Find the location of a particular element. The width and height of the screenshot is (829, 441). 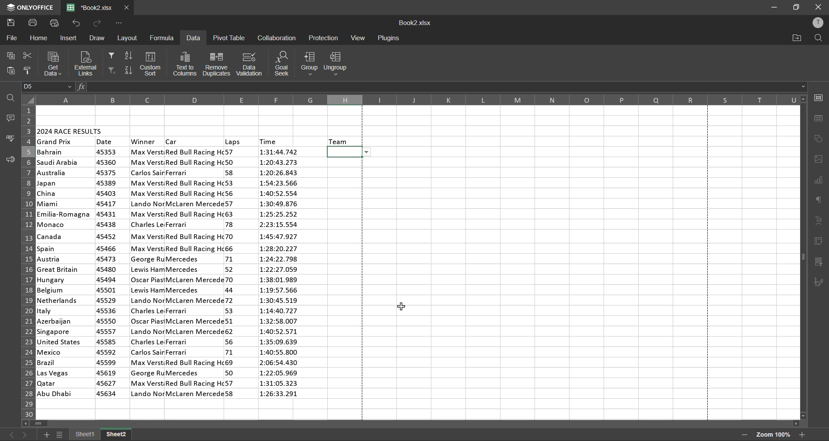

signature is located at coordinates (820, 283).